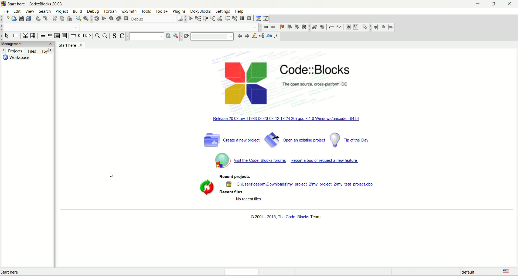 This screenshot has width=518, height=276. What do you see at coordinates (175, 36) in the screenshot?
I see `options window` at bounding box center [175, 36].